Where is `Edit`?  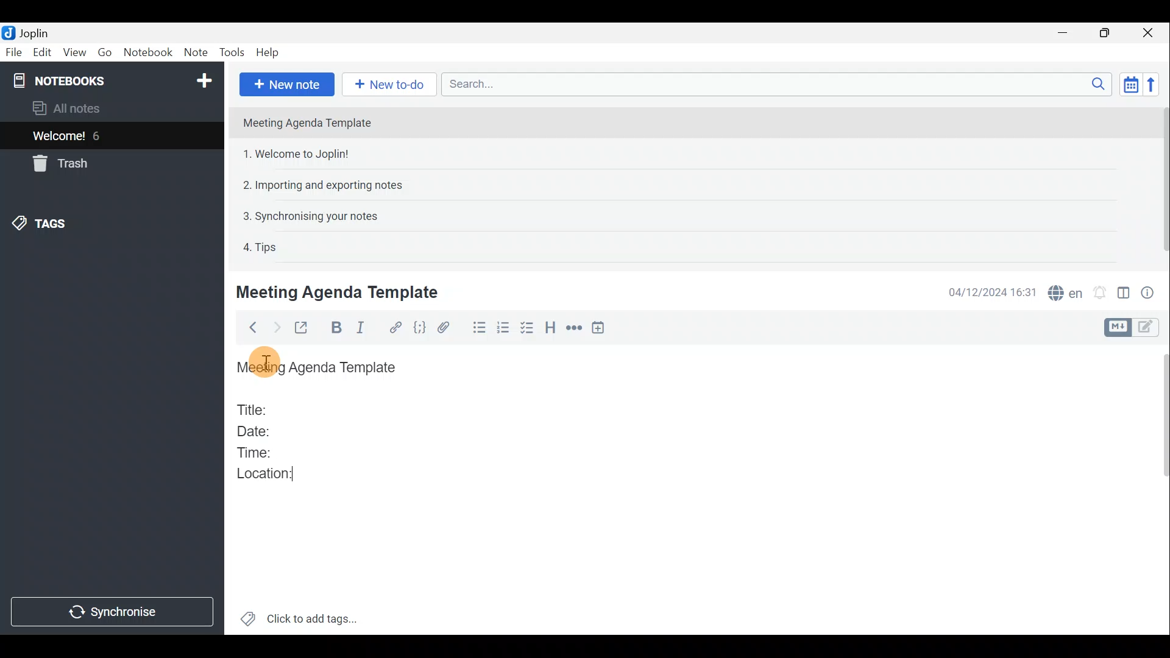
Edit is located at coordinates (43, 54).